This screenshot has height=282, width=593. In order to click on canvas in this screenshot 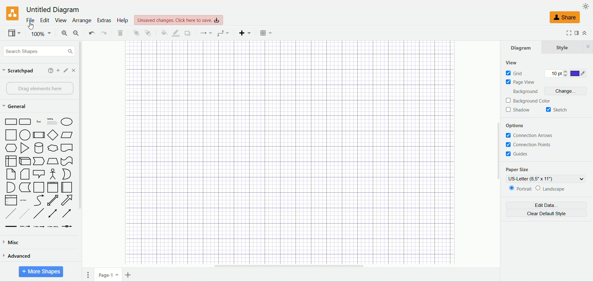, I will do `click(291, 152)`.